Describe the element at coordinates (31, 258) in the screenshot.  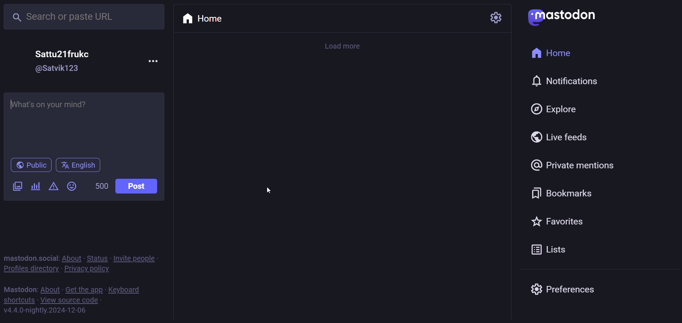
I see `mastodon social` at that location.